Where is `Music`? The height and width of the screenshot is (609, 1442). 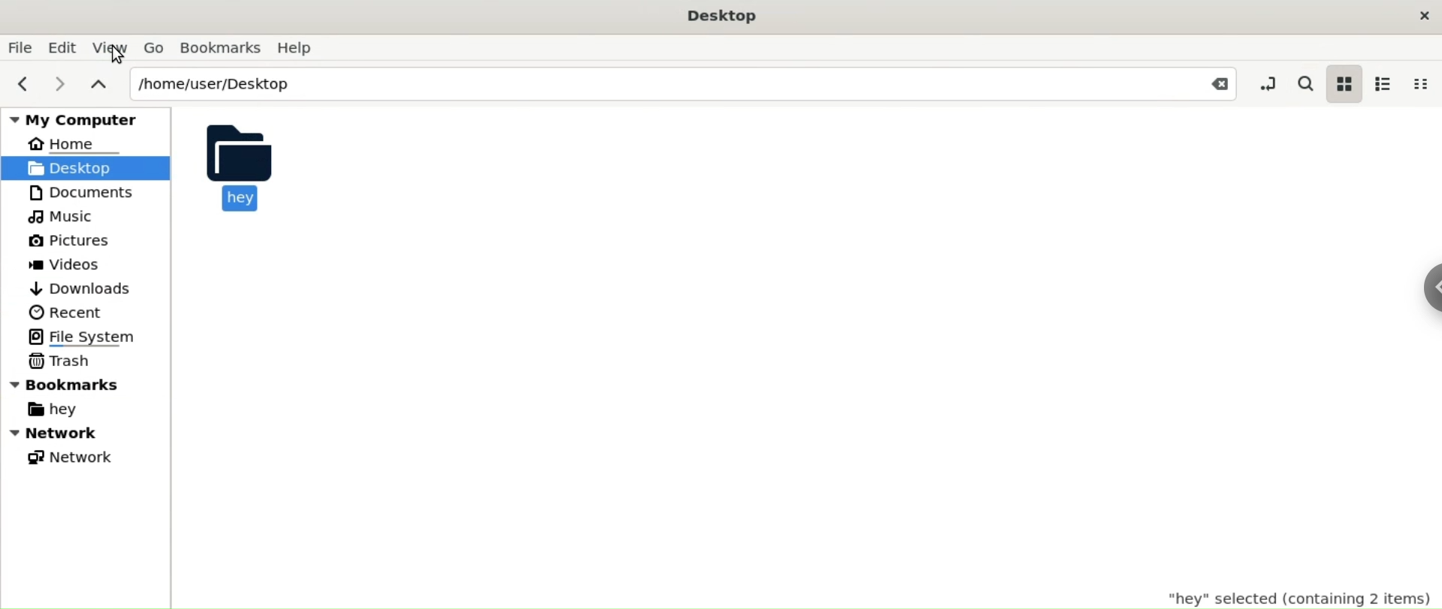 Music is located at coordinates (65, 217).